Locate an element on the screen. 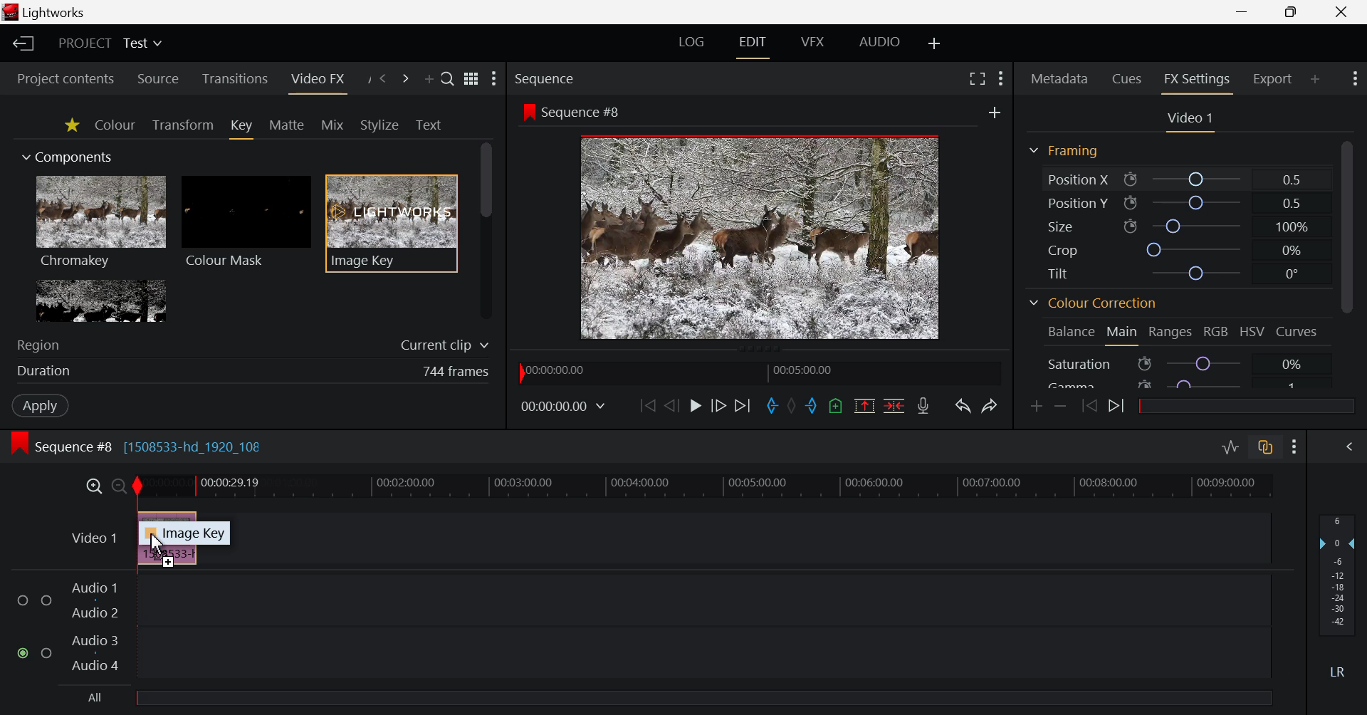 The image size is (1367, 715). crop is located at coordinates (1194, 251).